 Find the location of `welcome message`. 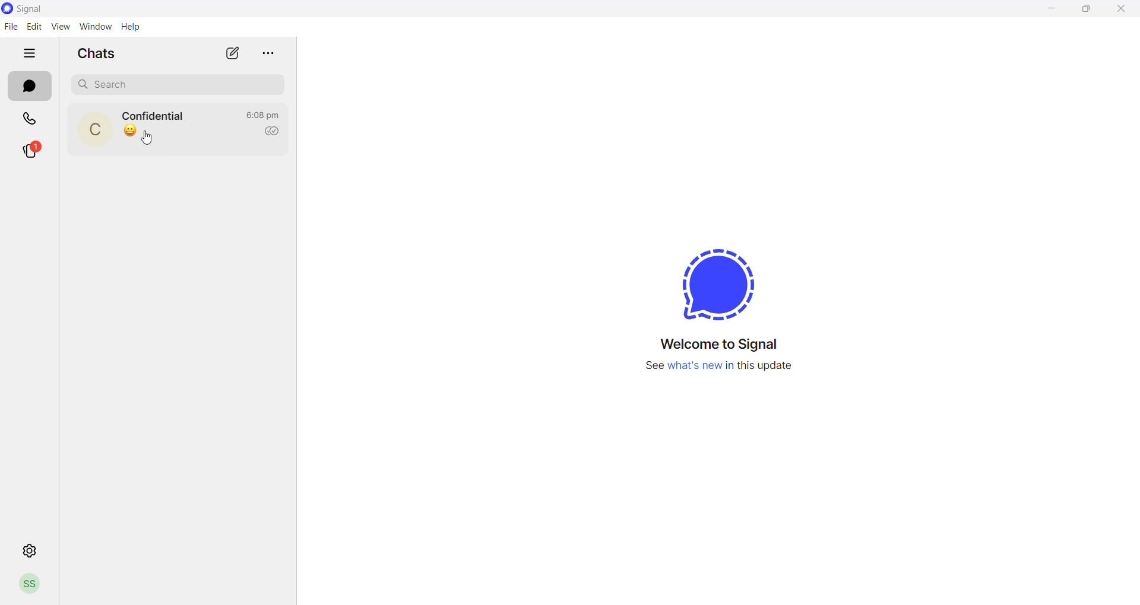

welcome message is located at coordinates (726, 347).